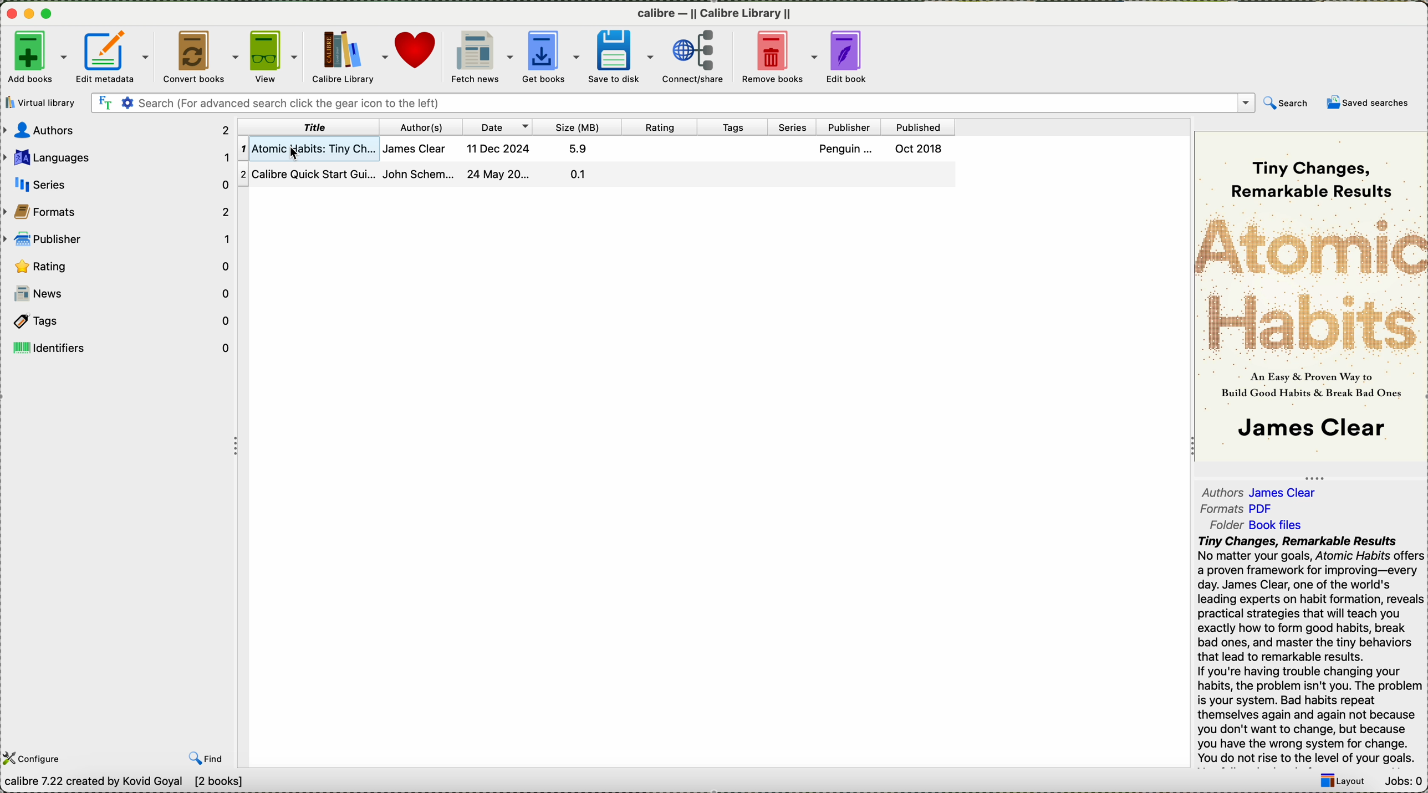 This screenshot has width=1428, height=793. What do you see at coordinates (579, 129) in the screenshot?
I see `size` at bounding box center [579, 129].